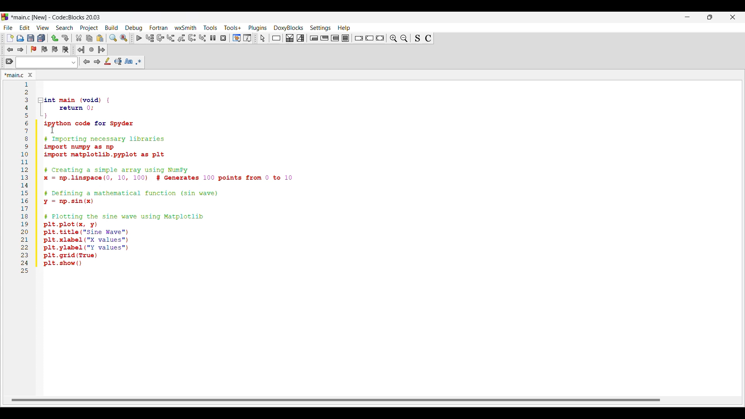  Describe the element at coordinates (336, 399) in the screenshot. I see `horizontal scroll bar` at that location.